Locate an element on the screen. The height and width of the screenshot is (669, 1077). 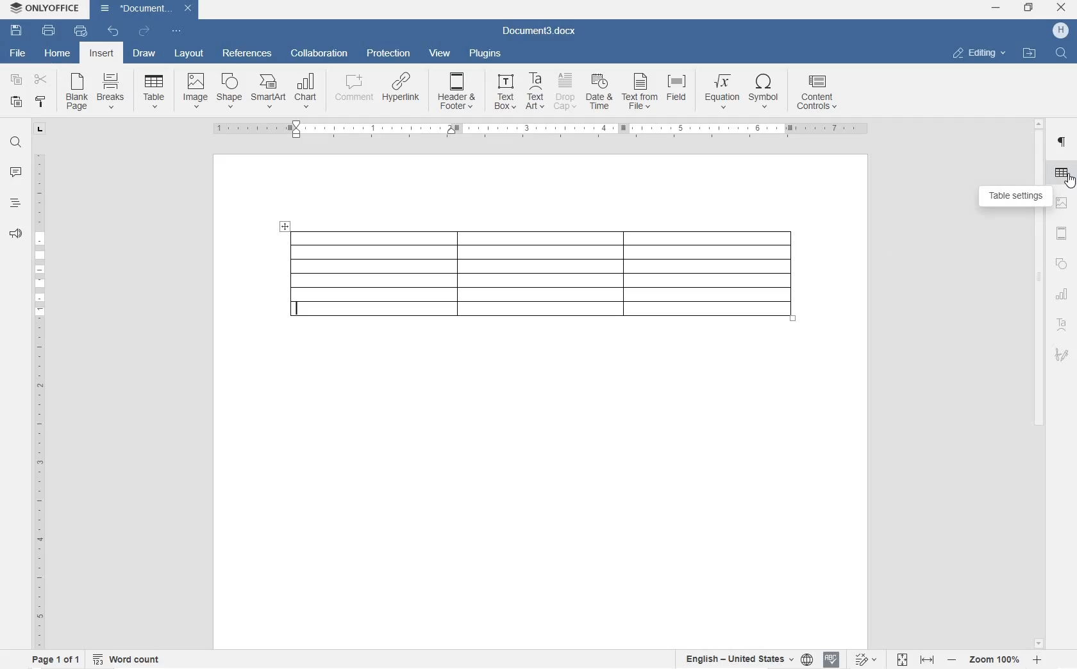
TEXT FROM FILE is located at coordinates (639, 93).